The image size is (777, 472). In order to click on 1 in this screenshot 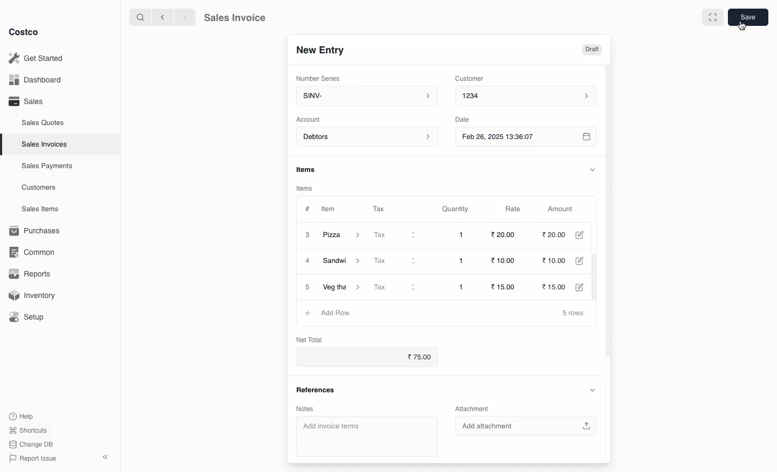, I will do `click(464, 261)`.